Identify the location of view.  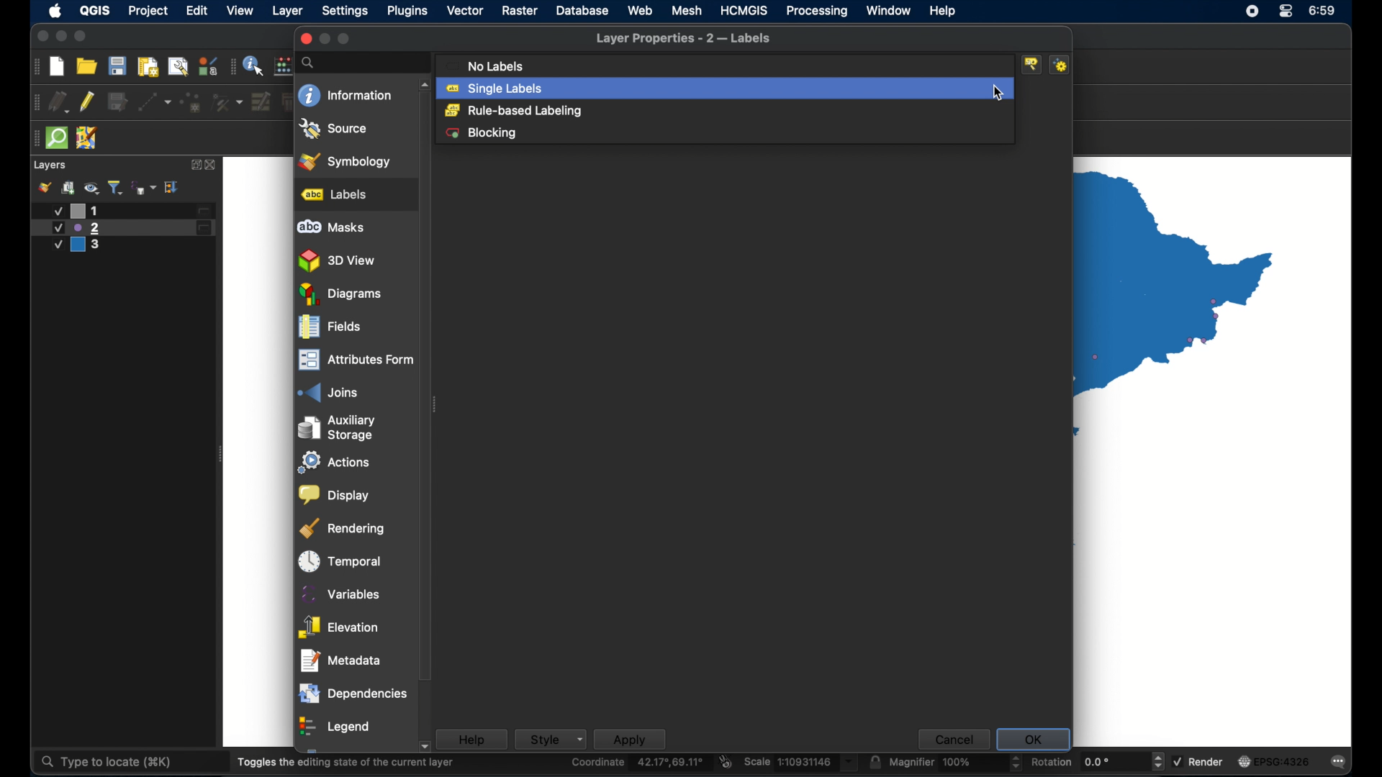
(241, 11).